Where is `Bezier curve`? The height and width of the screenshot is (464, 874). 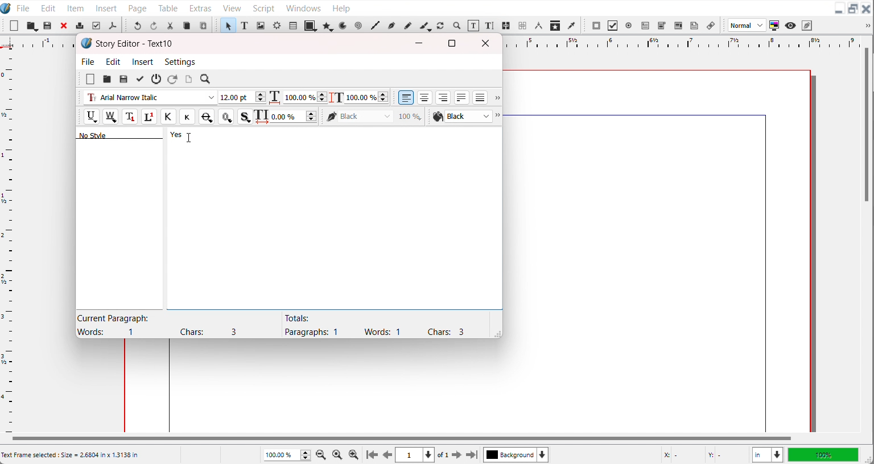 Bezier curve is located at coordinates (391, 26).